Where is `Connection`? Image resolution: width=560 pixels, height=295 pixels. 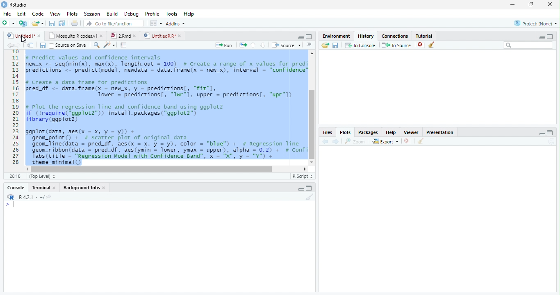
Connection is located at coordinates (395, 36).